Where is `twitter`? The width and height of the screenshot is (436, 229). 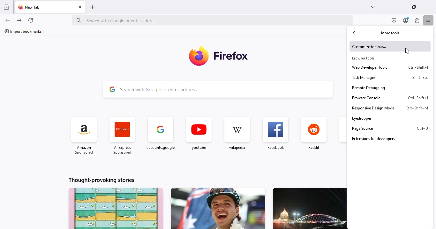
twitter is located at coordinates (342, 135).